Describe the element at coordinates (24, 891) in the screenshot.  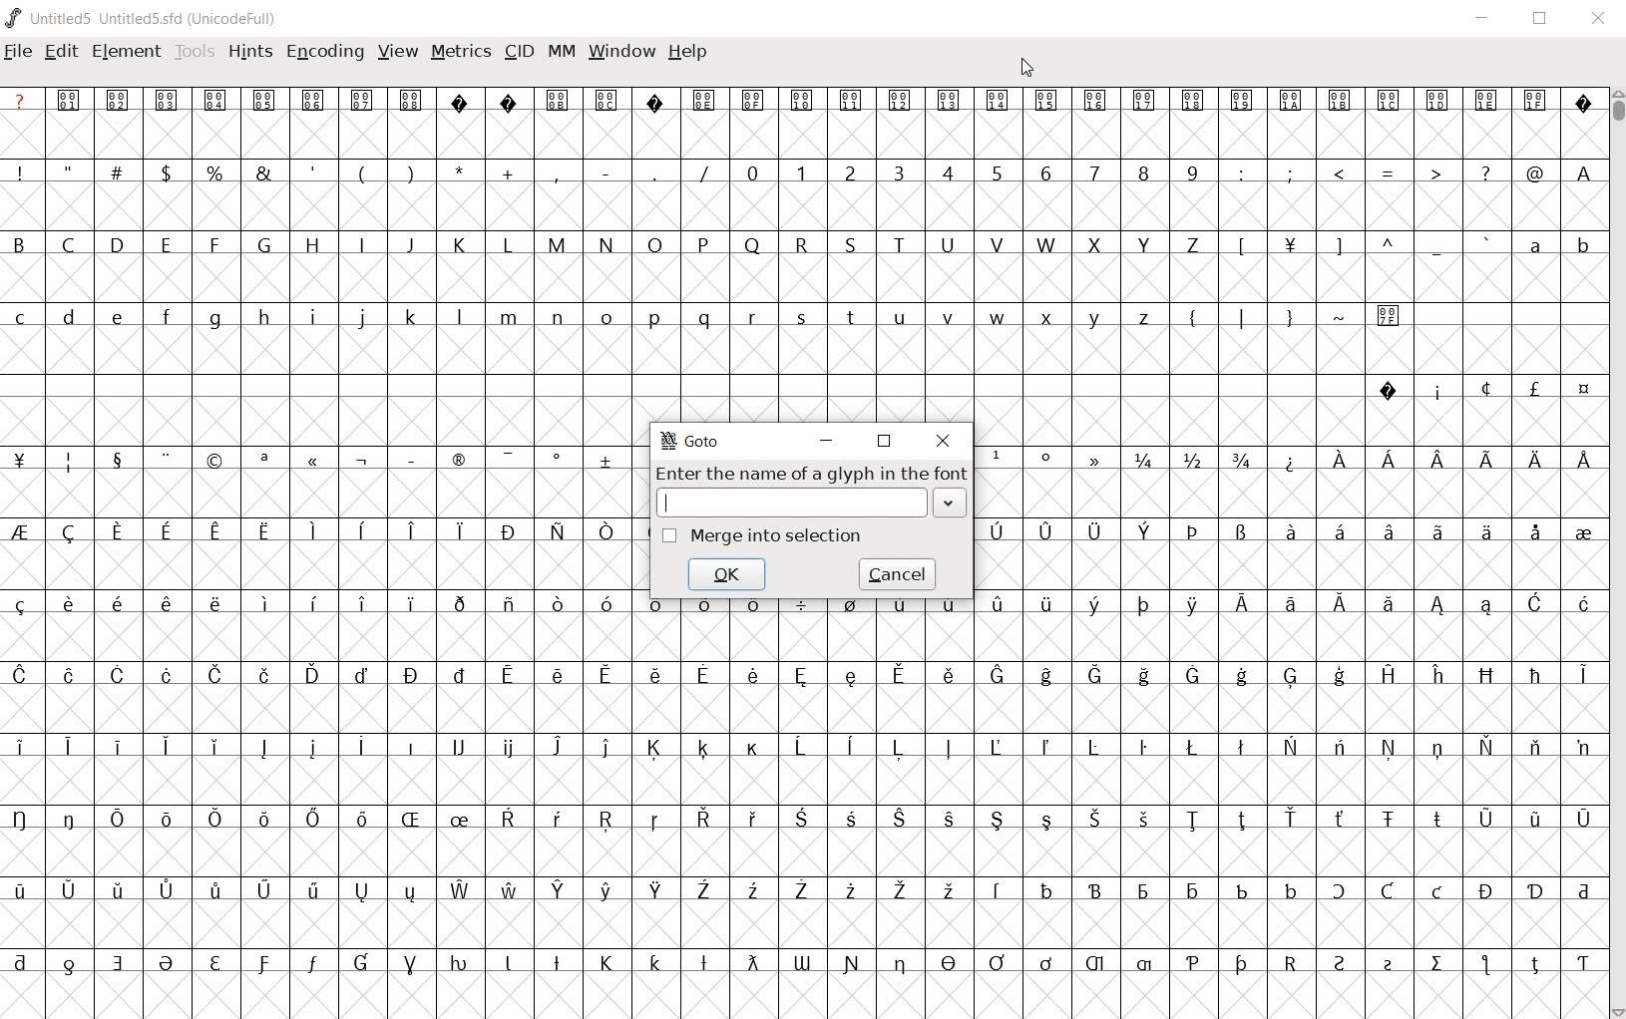
I see `Symbol` at that location.